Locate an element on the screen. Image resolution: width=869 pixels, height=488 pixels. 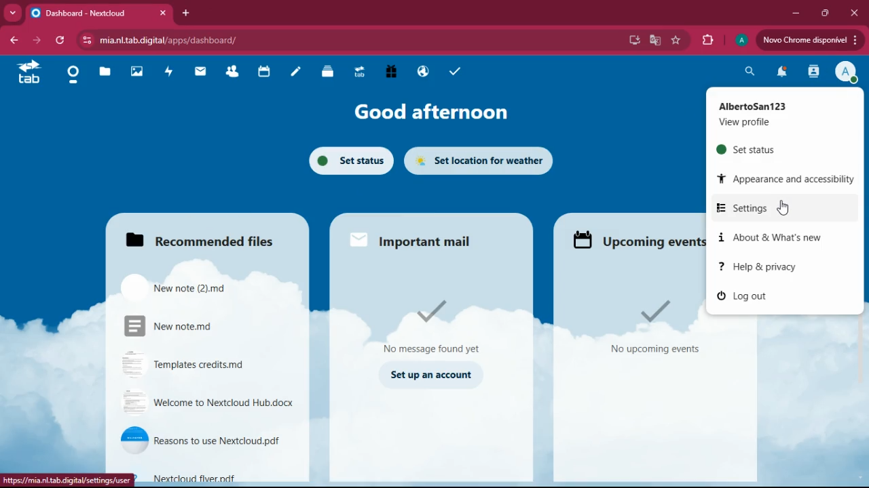
settings is located at coordinates (777, 208).